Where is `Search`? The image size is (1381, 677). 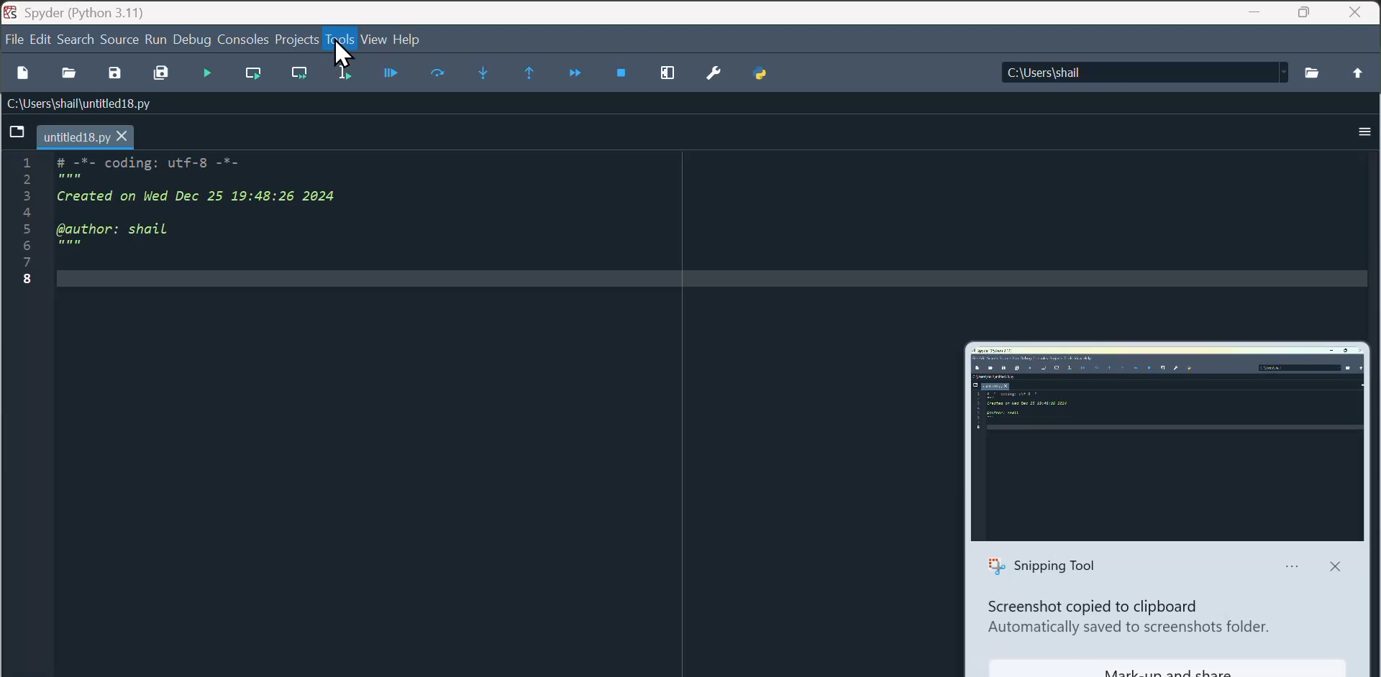 Search is located at coordinates (77, 40).